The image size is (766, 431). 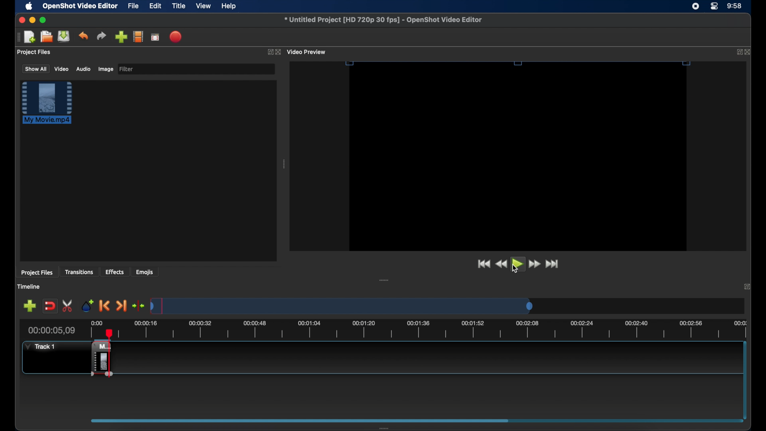 I want to click on explore profiles, so click(x=138, y=36).